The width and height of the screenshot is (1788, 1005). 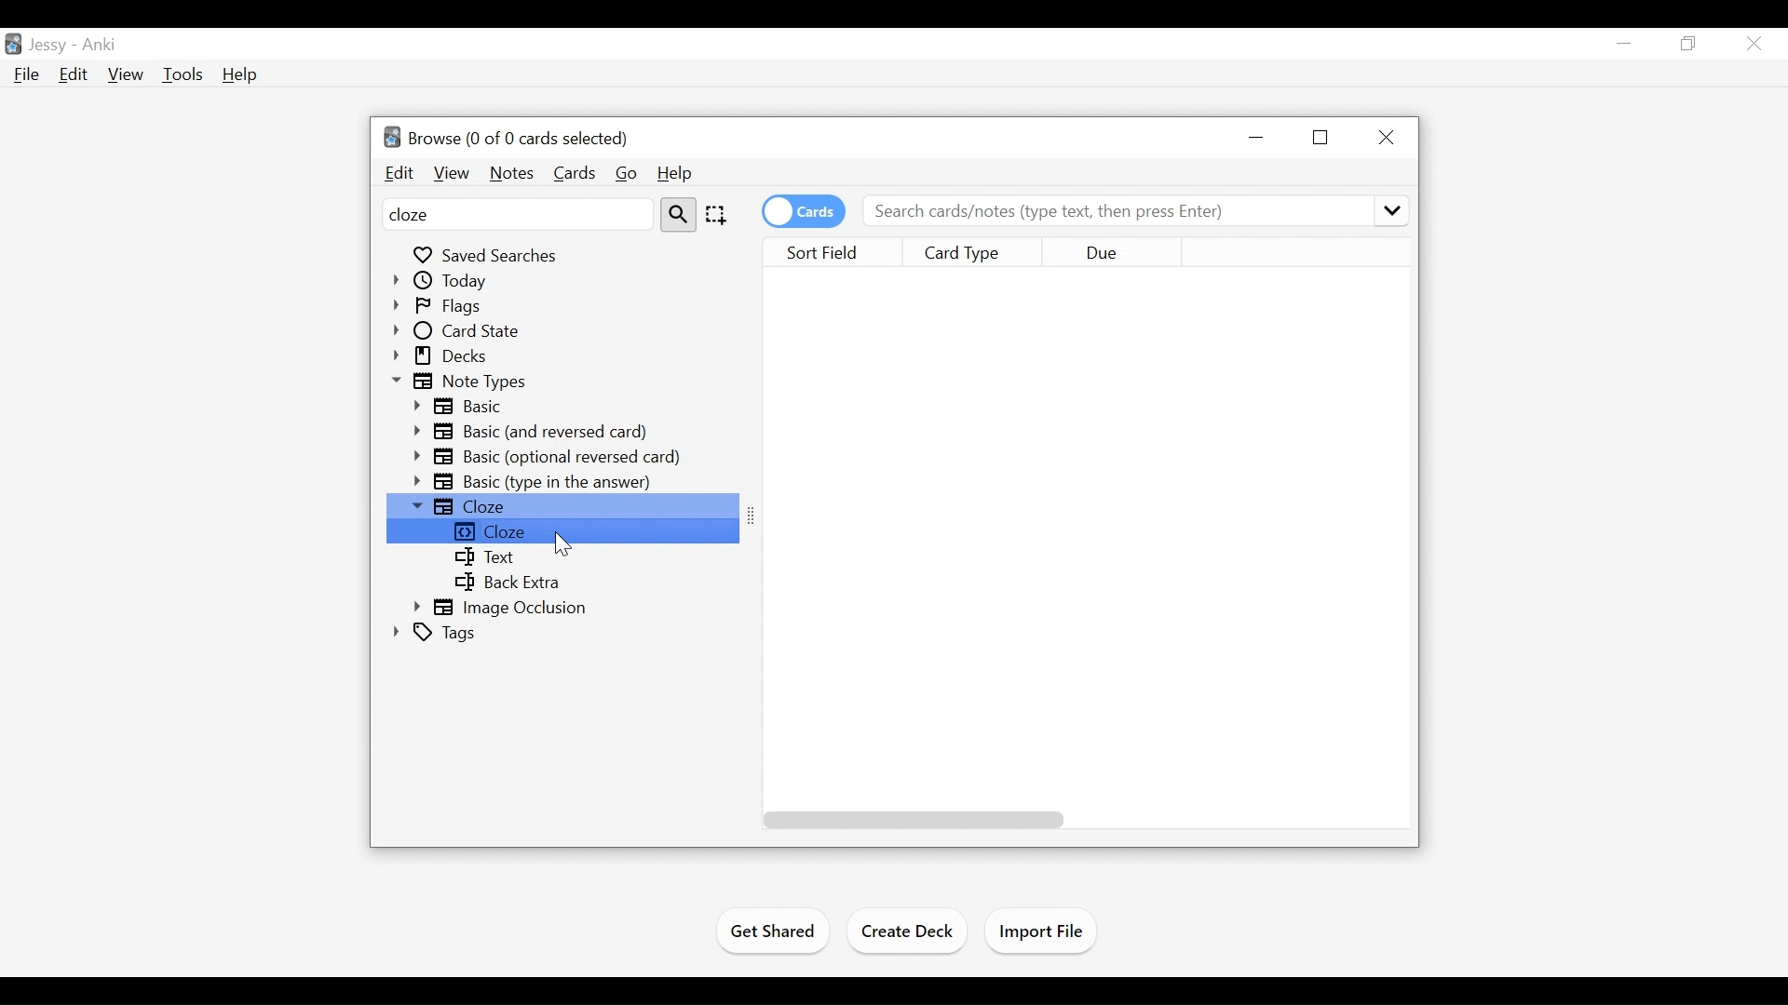 What do you see at coordinates (467, 331) in the screenshot?
I see `Card State` at bounding box center [467, 331].